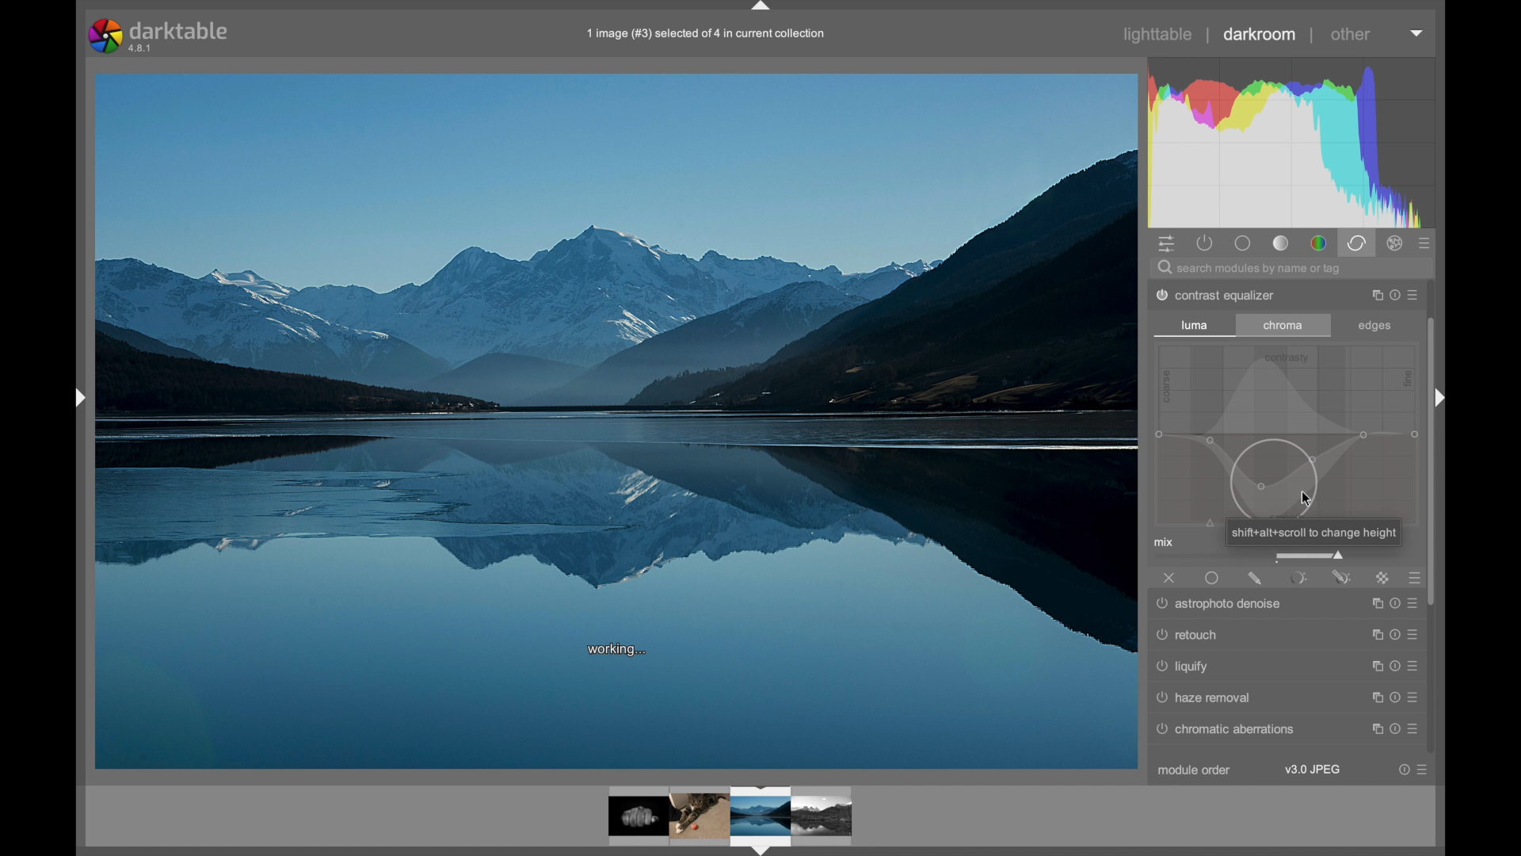 Image resolution: width=1521 pixels, height=856 pixels. I want to click on more options, so click(1390, 732).